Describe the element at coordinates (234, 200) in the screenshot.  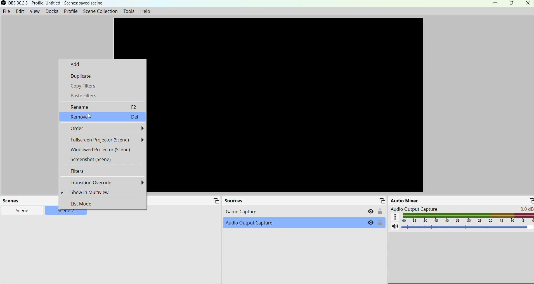
I see `Sources` at that location.